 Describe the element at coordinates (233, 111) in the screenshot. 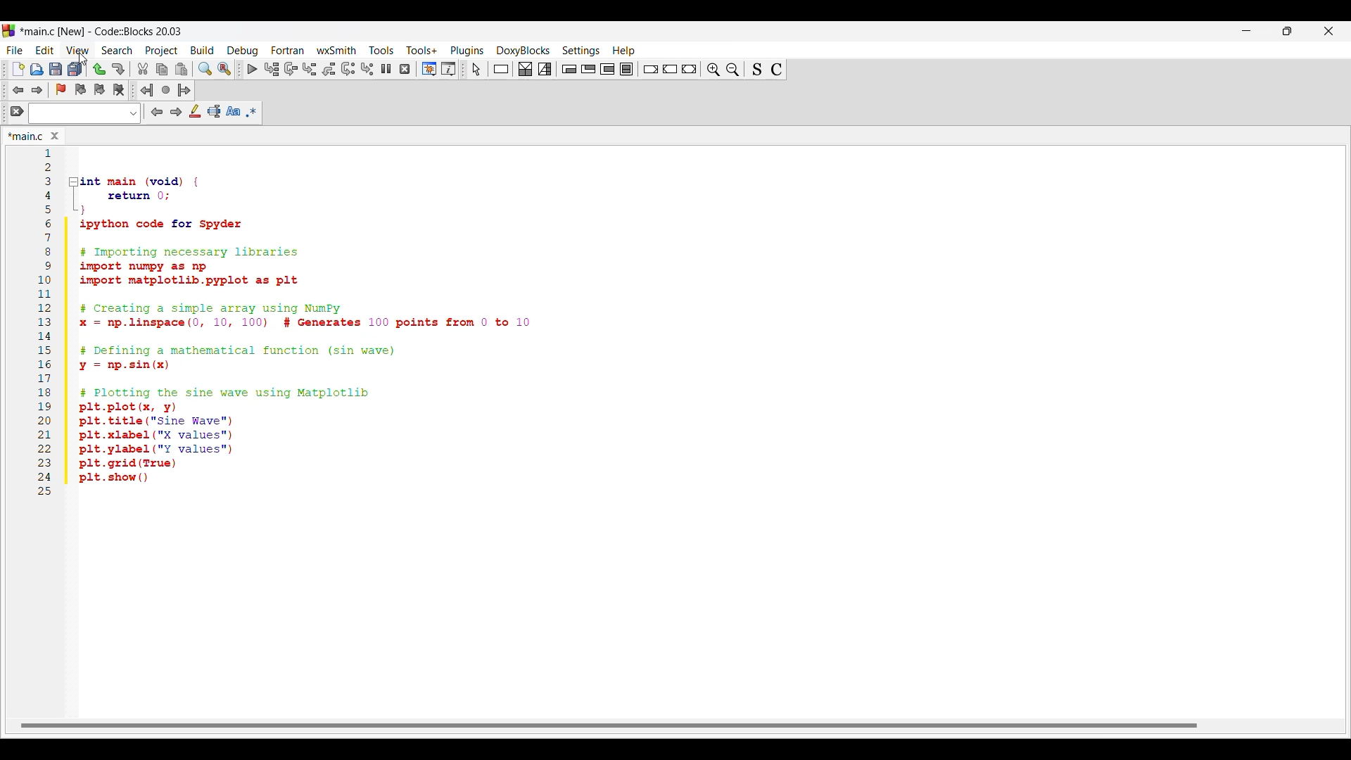

I see `Match case` at that location.